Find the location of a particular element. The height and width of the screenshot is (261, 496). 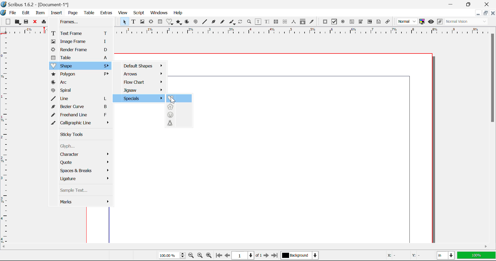

First Page is located at coordinates (219, 256).